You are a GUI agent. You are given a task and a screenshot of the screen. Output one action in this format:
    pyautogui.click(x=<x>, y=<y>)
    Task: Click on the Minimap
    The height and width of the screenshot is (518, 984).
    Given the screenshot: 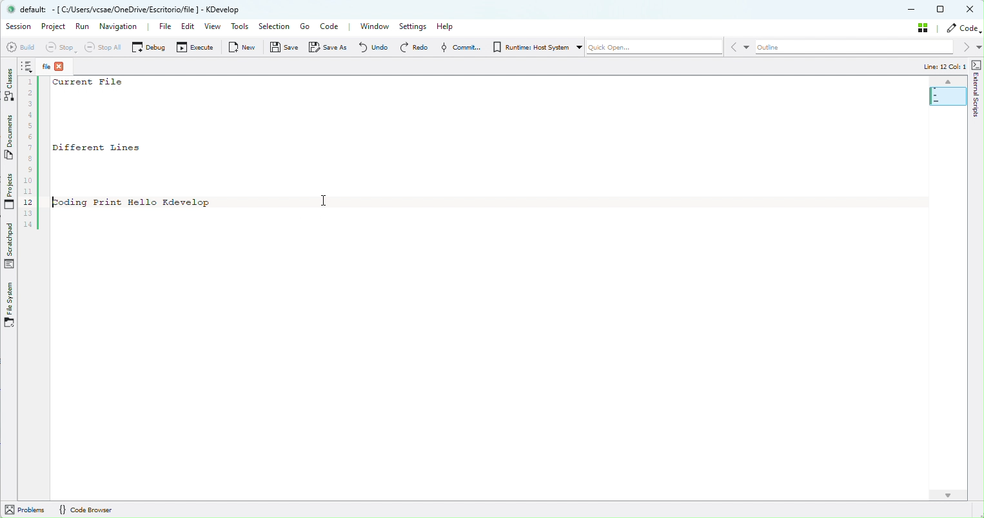 What is the action you would take?
    pyautogui.click(x=947, y=91)
    